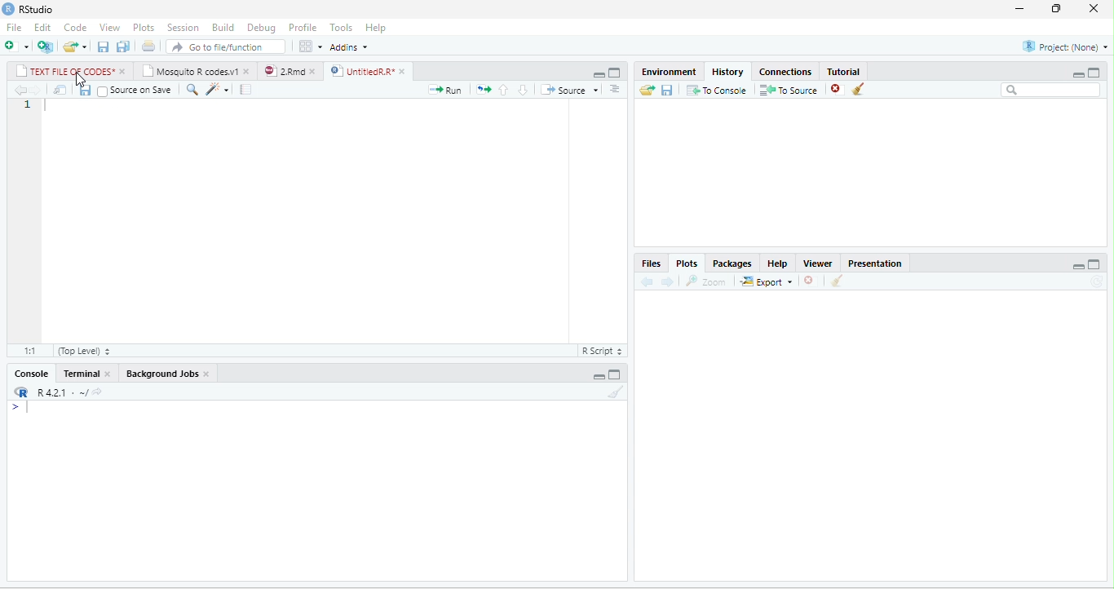 This screenshot has width=1114, height=589. Describe the element at coordinates (785, 72) in the screenshot. I see `Connections` at that location.